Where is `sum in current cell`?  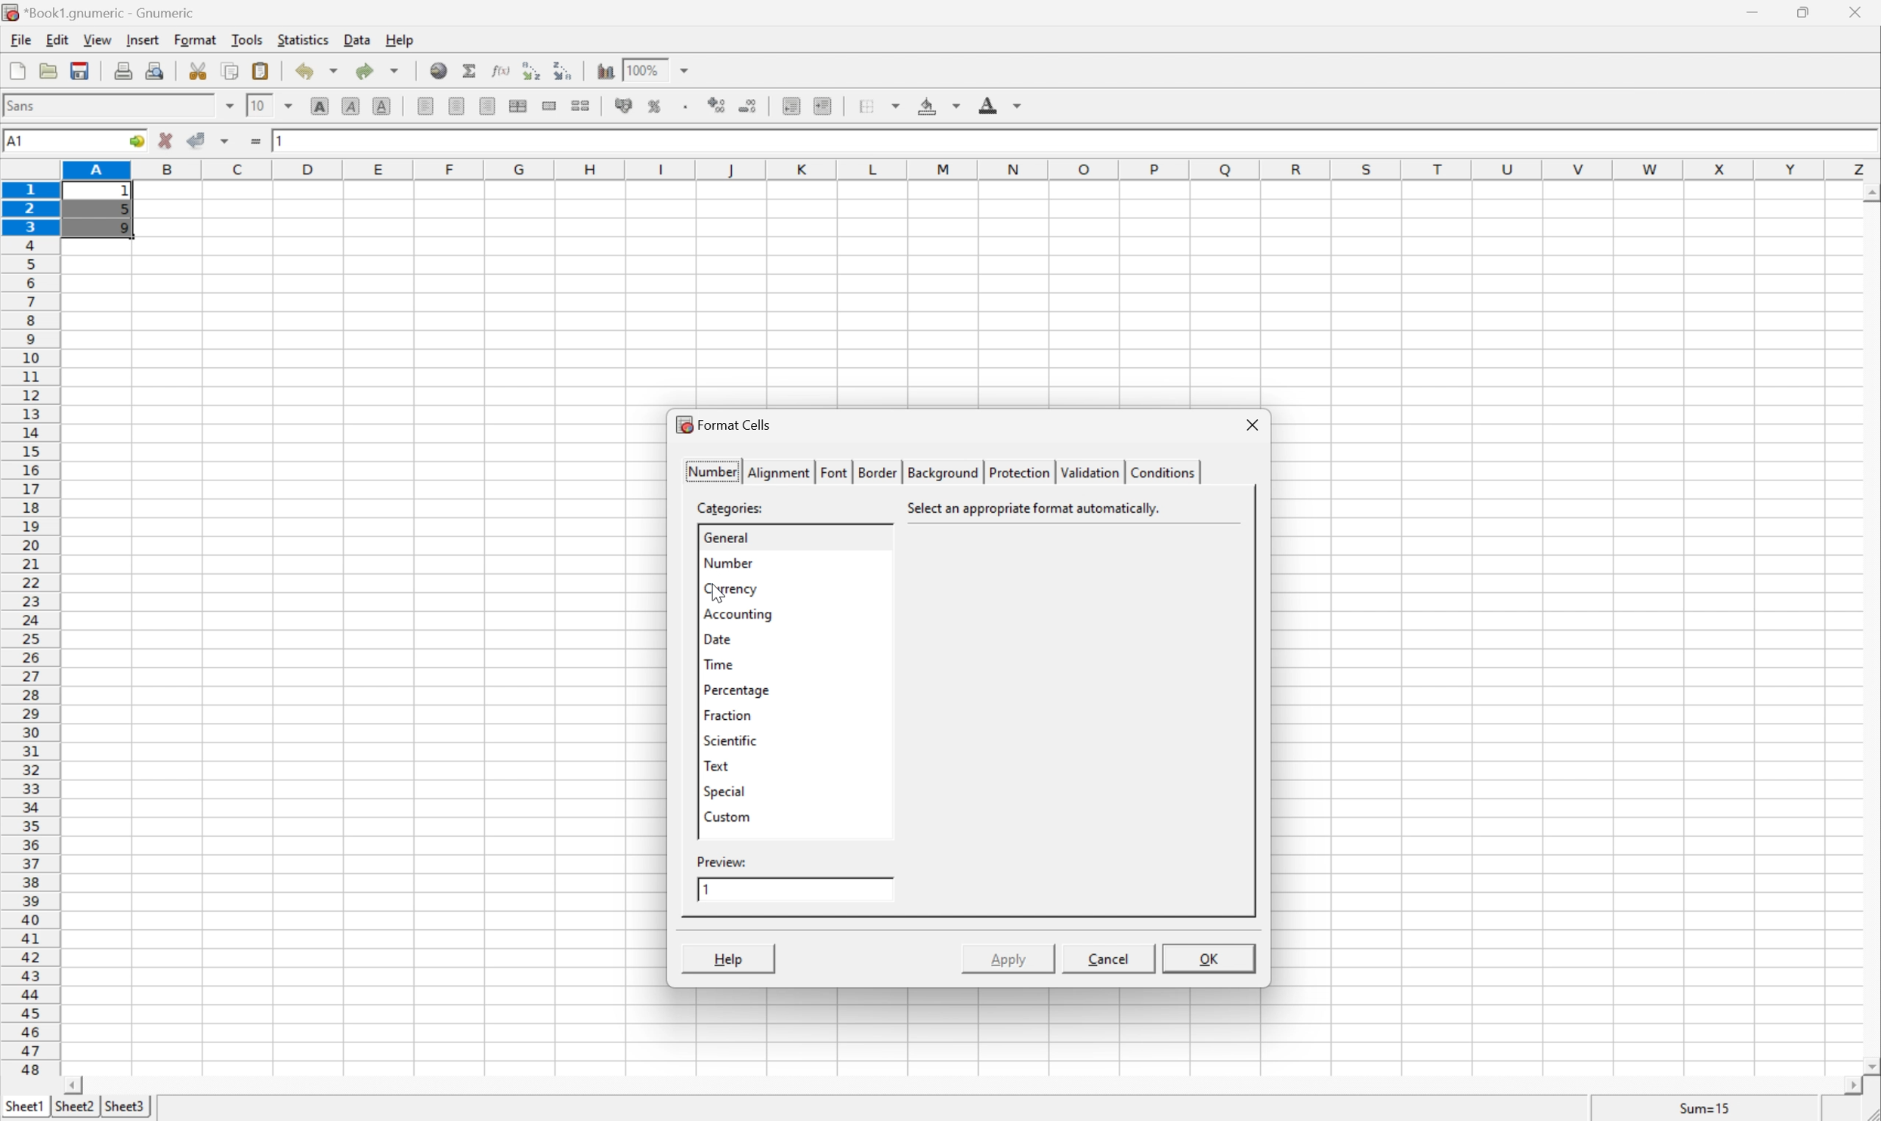
sum in current cell is located at coordinates (473, 70).